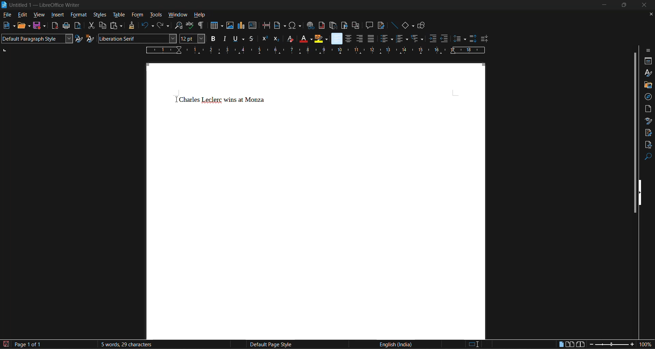 The width and height of the screenshot is (655, 349). What do you see at coordinates (647, 72) in the screenshot?
I see `styles` at bounding box center [647, 72].